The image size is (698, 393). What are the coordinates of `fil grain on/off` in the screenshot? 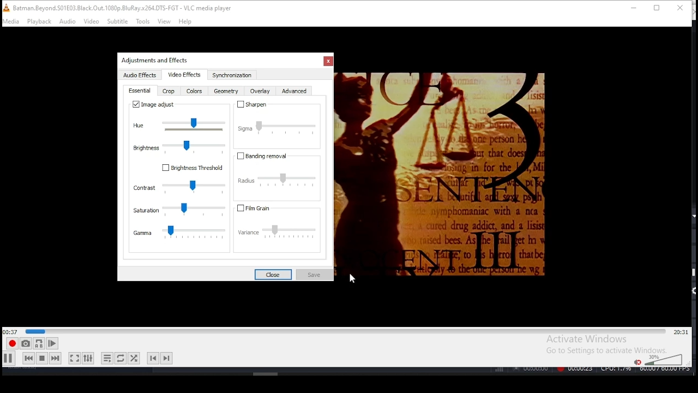 It's located at (266, 208).